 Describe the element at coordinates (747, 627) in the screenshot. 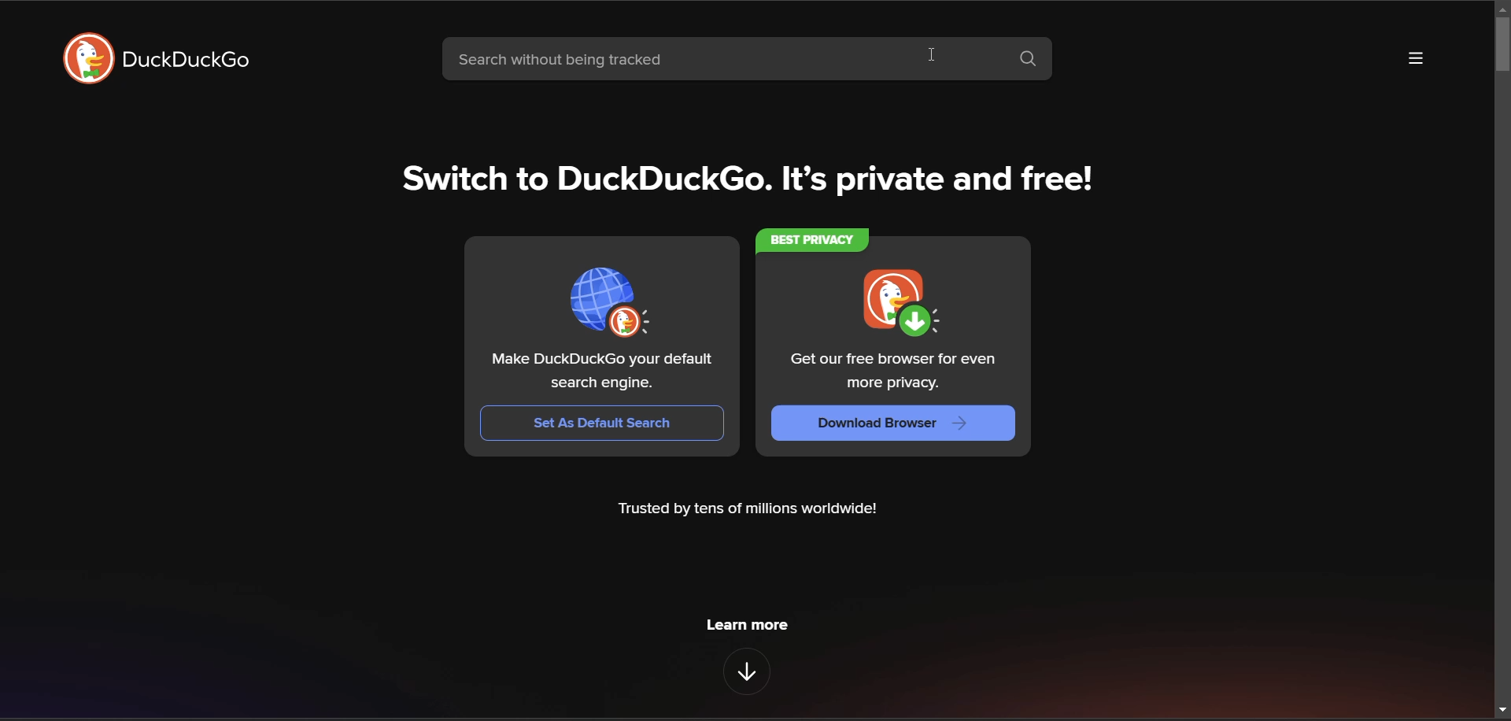

I see `learn more` at that location.